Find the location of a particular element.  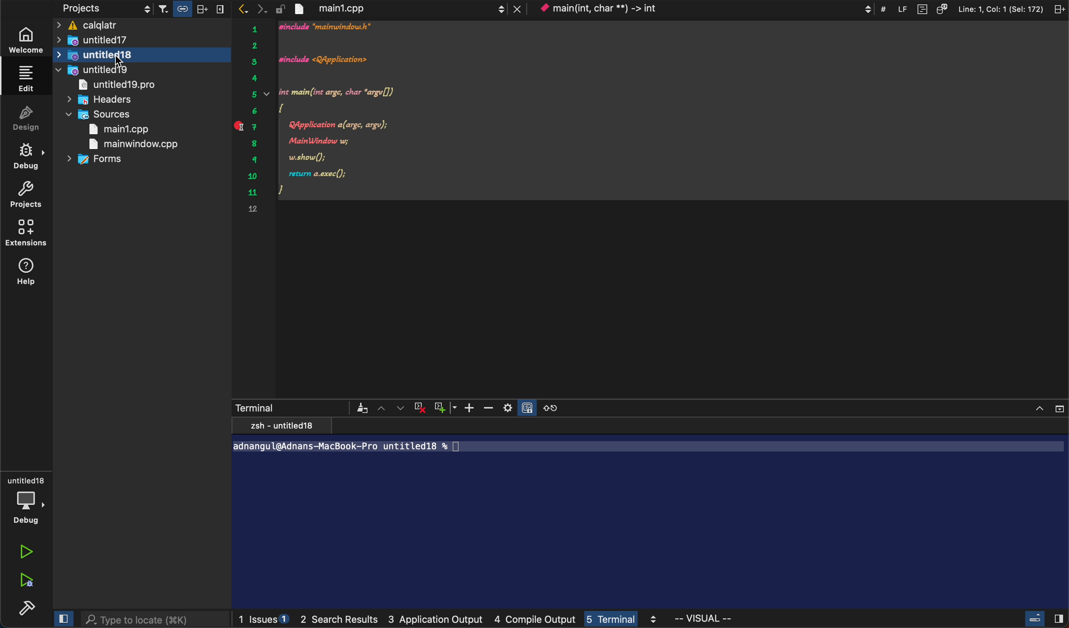

filters is located at coordinates (159, 8).